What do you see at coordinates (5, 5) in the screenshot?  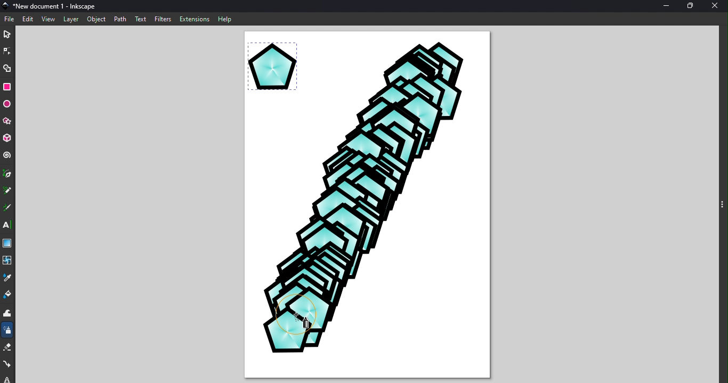 I see `App logo` at bounding box center [5, 5].